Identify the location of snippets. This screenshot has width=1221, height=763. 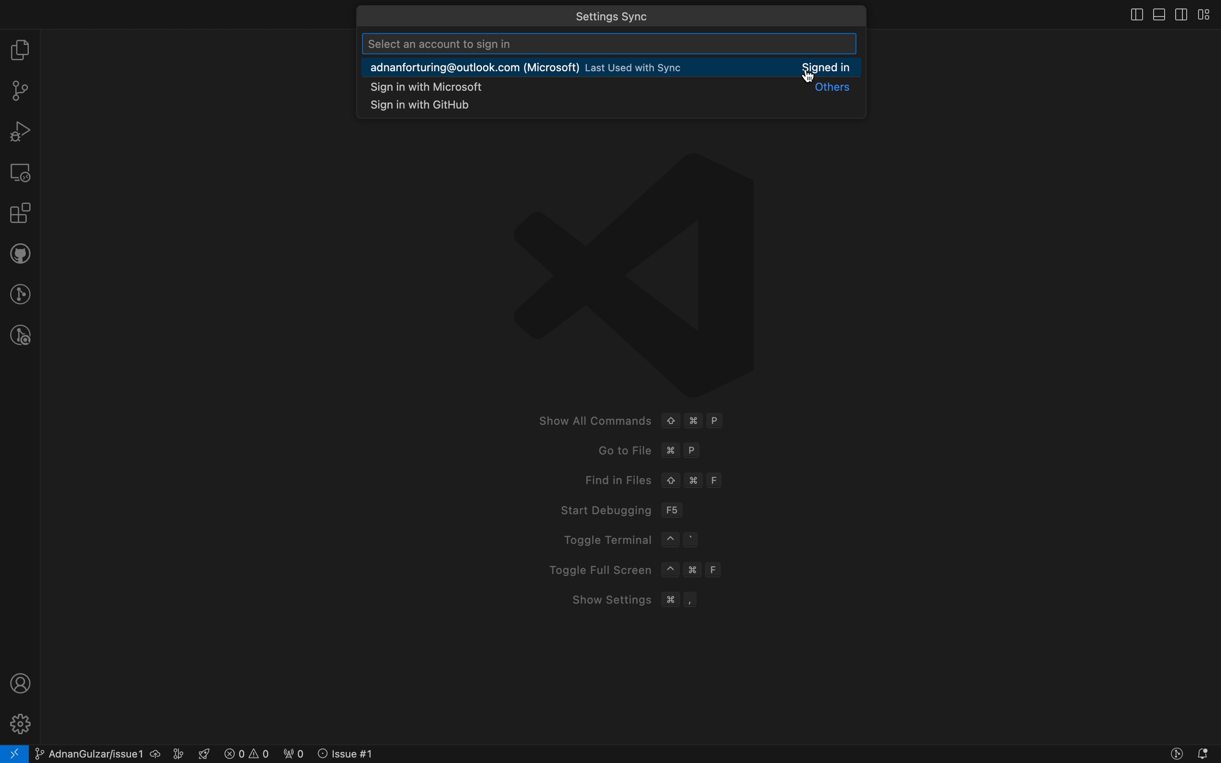
(429, 106).